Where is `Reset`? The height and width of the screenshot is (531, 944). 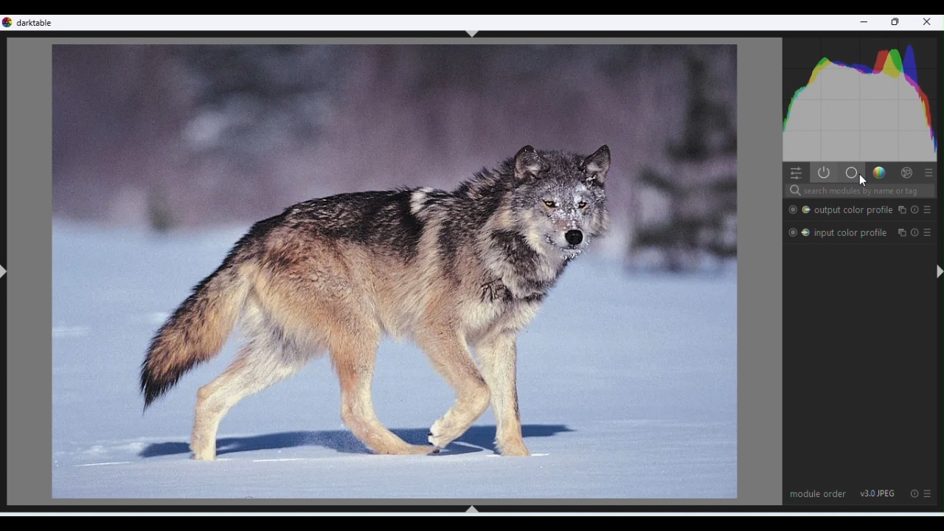
Reset is located at coordinates (913, 493).